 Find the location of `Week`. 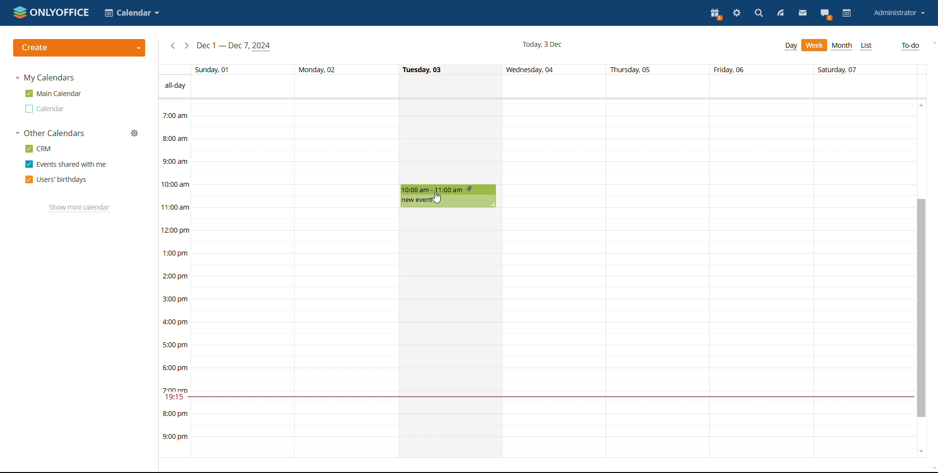

Week is located at coordinates (815, 45).